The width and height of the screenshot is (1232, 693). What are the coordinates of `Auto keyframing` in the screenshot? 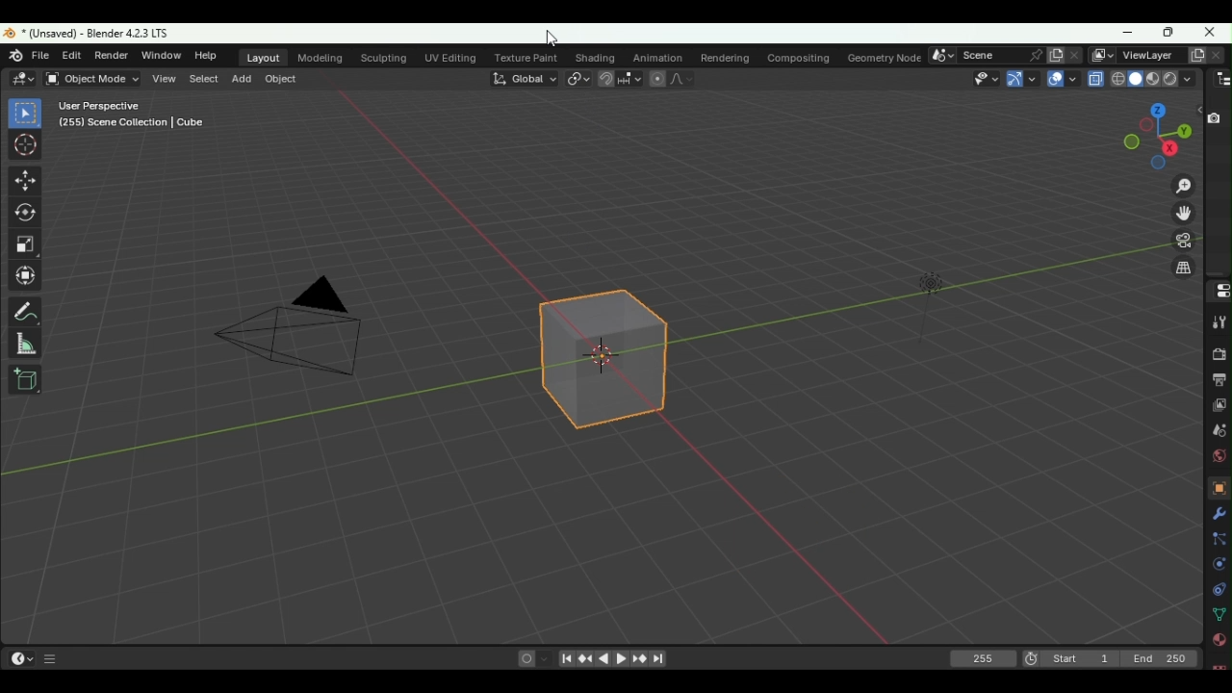 It's located at (546, 657).